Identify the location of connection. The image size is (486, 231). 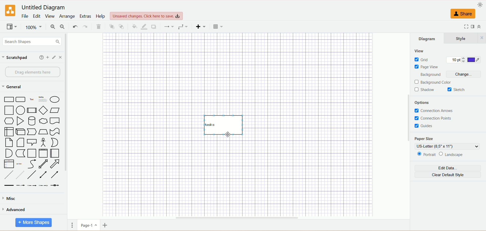
(169, 27).